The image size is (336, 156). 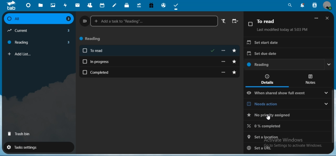 What do you see at coordinates (317, 18) in the screenshot?
I see `More` at bounding box center [317, 18].